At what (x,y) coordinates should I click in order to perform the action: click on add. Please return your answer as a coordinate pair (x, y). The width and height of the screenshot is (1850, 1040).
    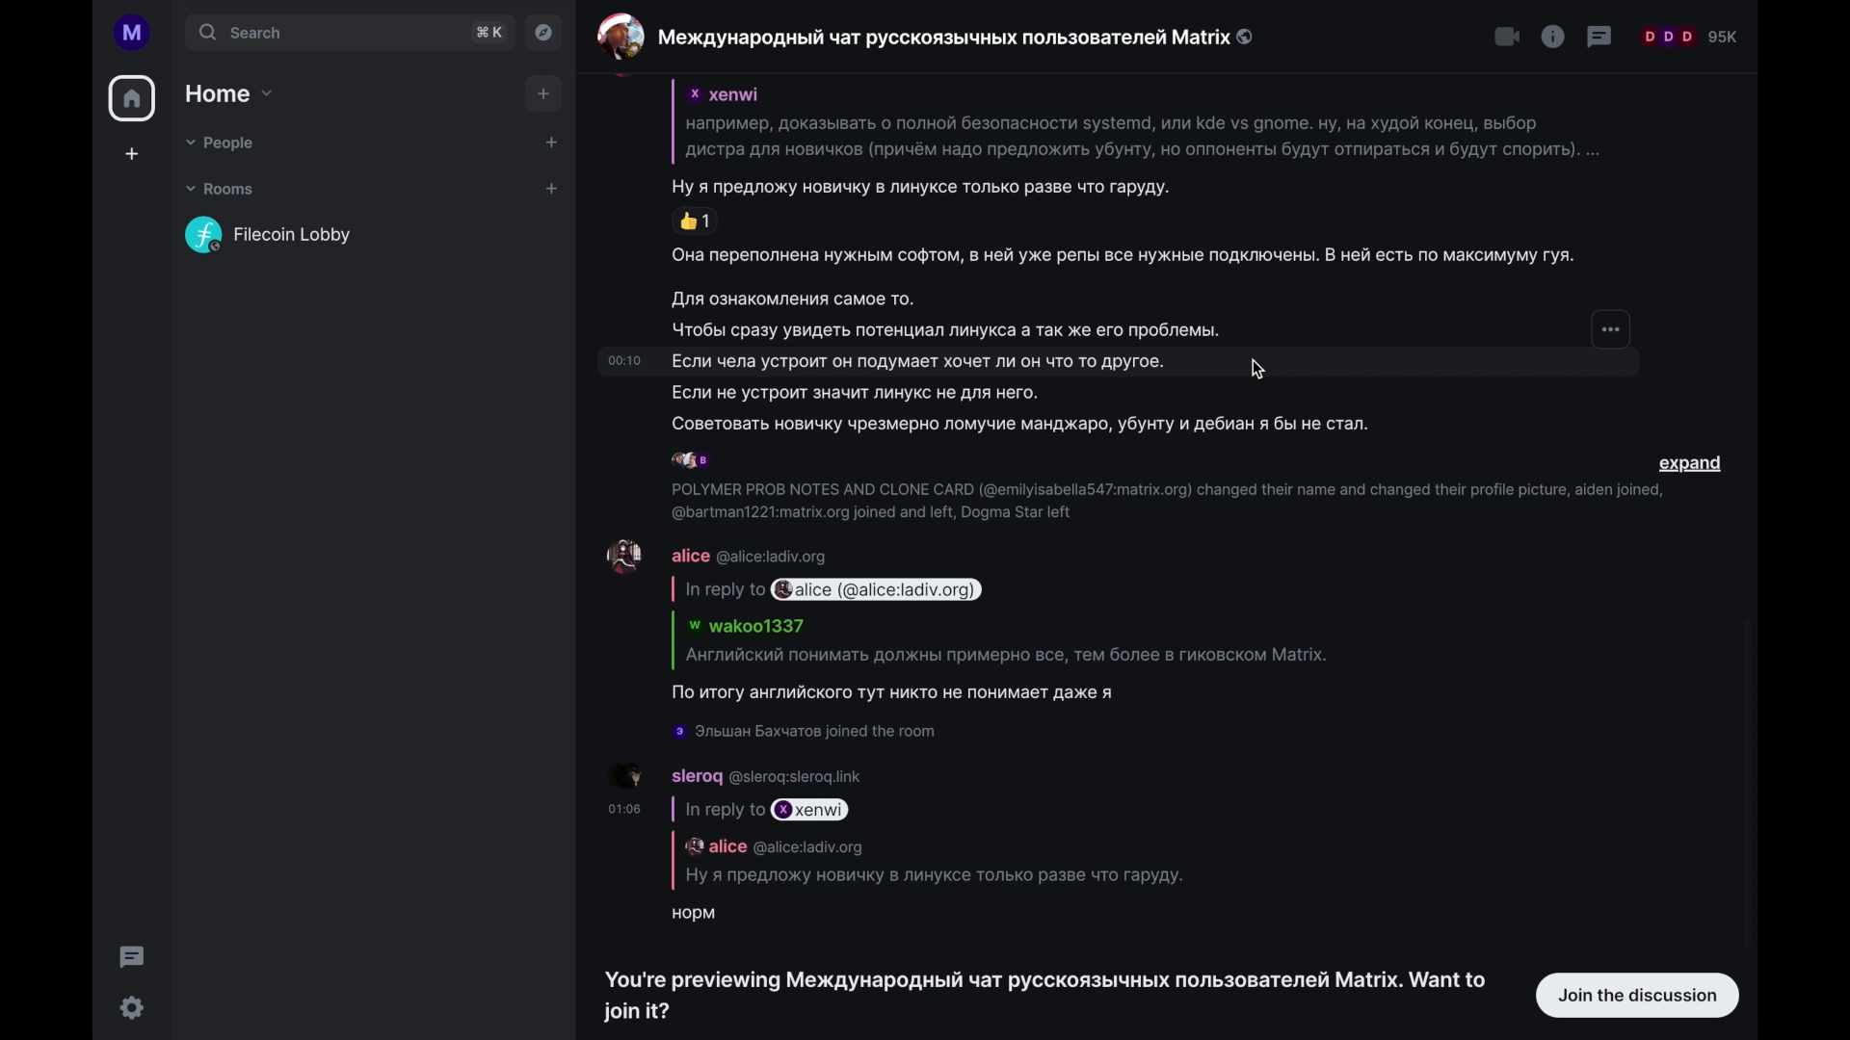
    Looking at the image, I should click on (544, 93).